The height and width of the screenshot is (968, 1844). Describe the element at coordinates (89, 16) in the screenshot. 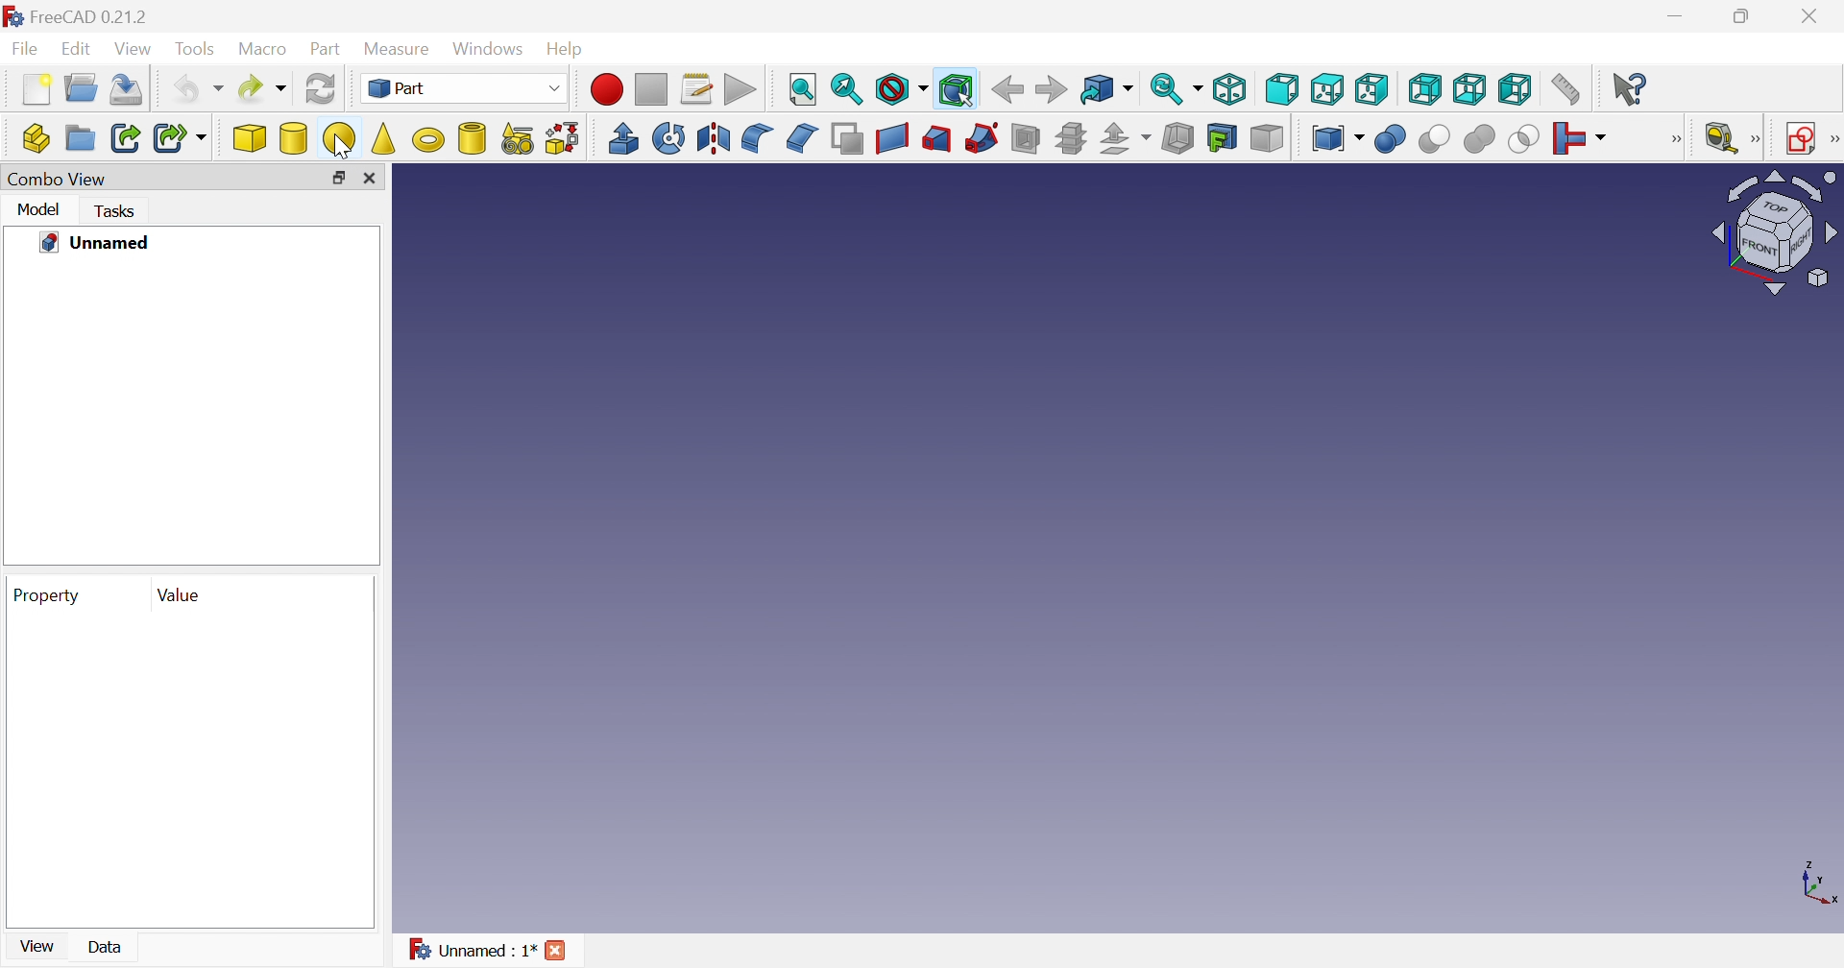

I see `FreeCAD 0.21.2` at that location.